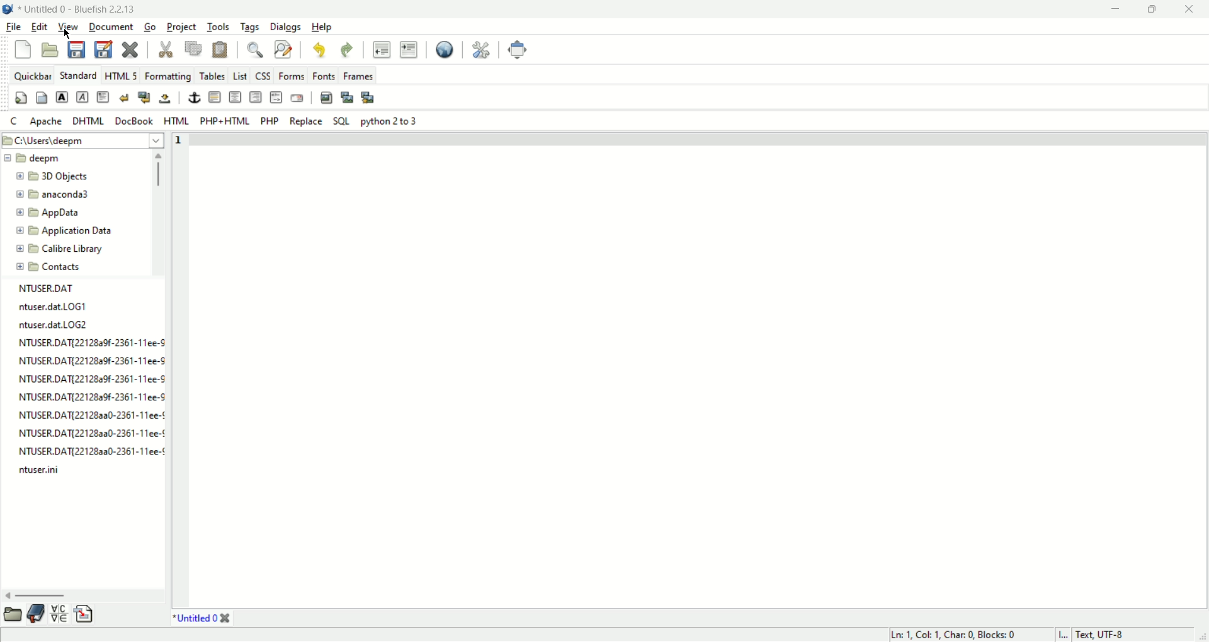 This screenshot has width=1209, height=642. Describe the element at coordinates (194, 48) in the screenshot. I see `copy` at that location.